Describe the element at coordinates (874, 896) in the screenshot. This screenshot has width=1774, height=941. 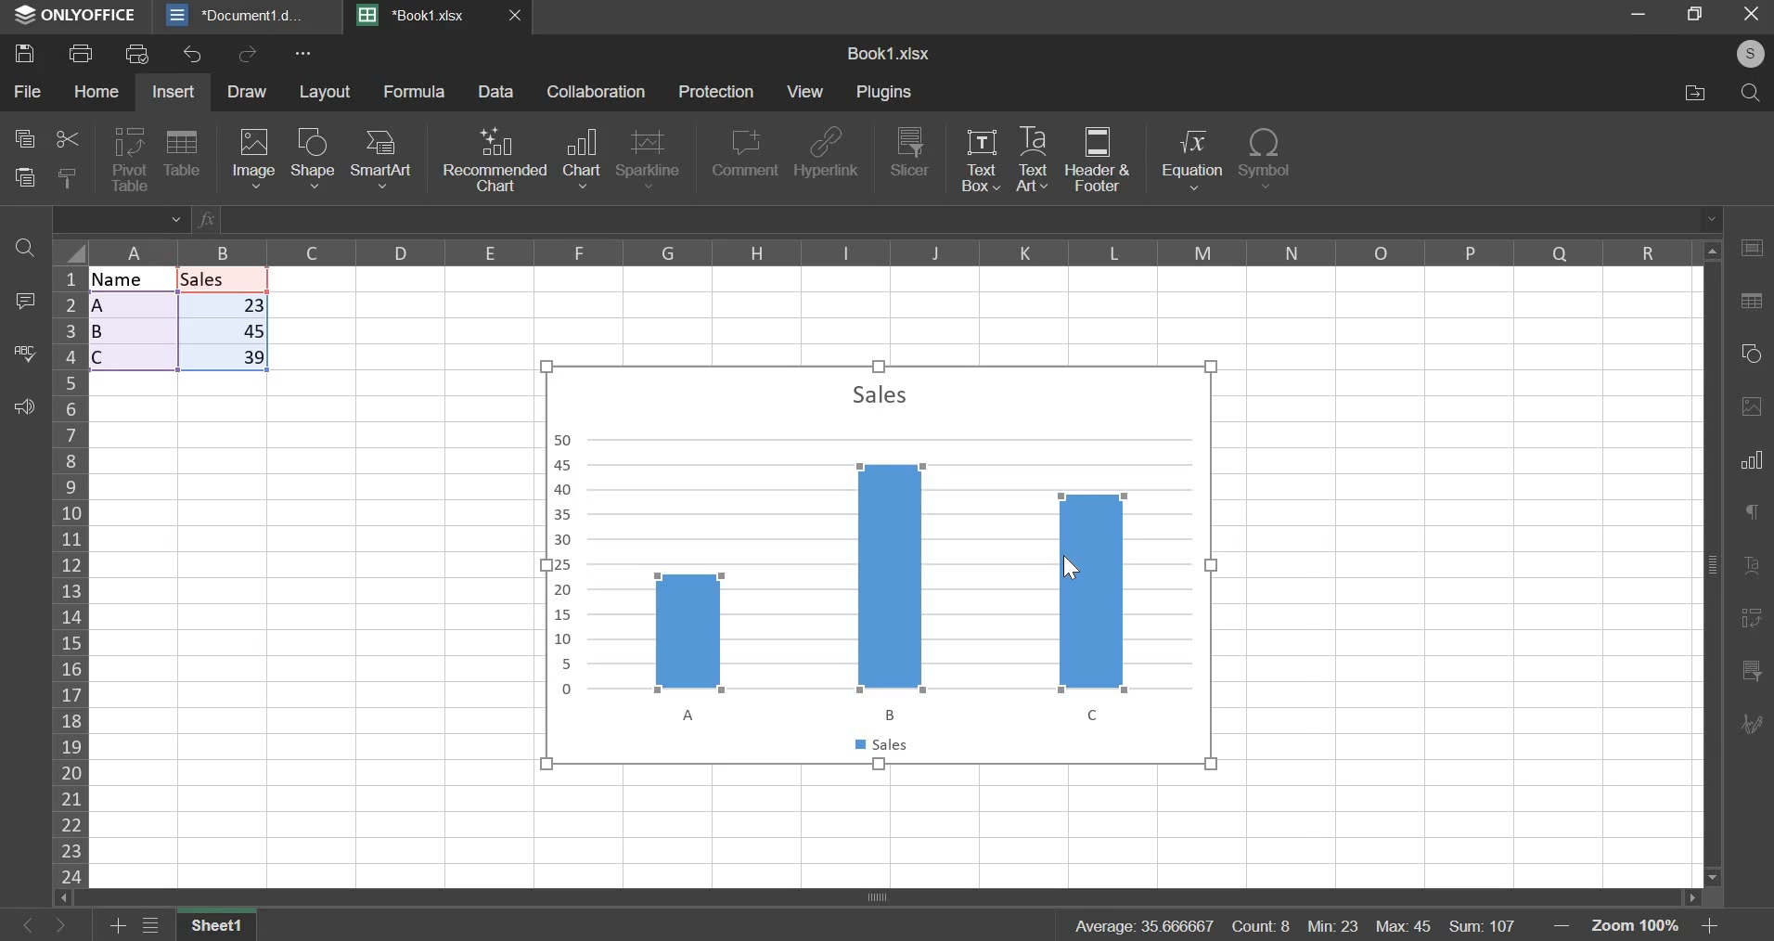
I see `Horizontal scroll bar` at that location.